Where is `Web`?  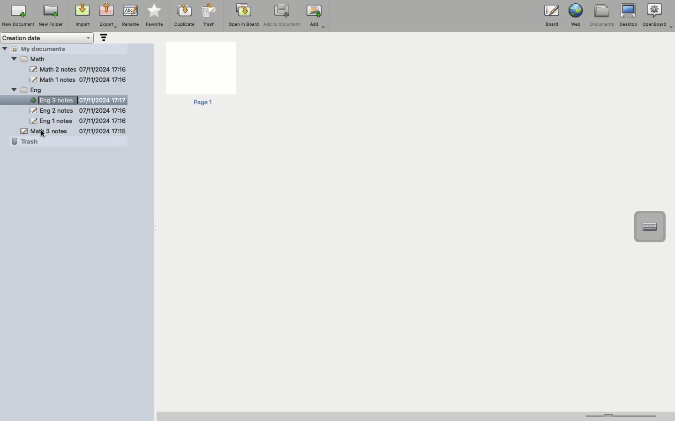
Web is located at coordinates (575, 15).